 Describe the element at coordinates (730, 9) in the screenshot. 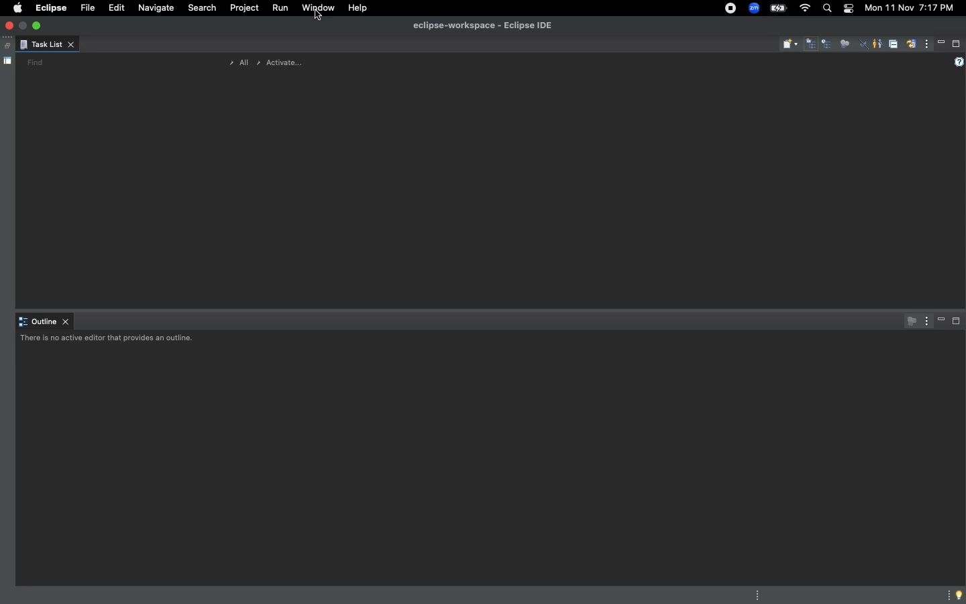

I see `Recording` at that location.